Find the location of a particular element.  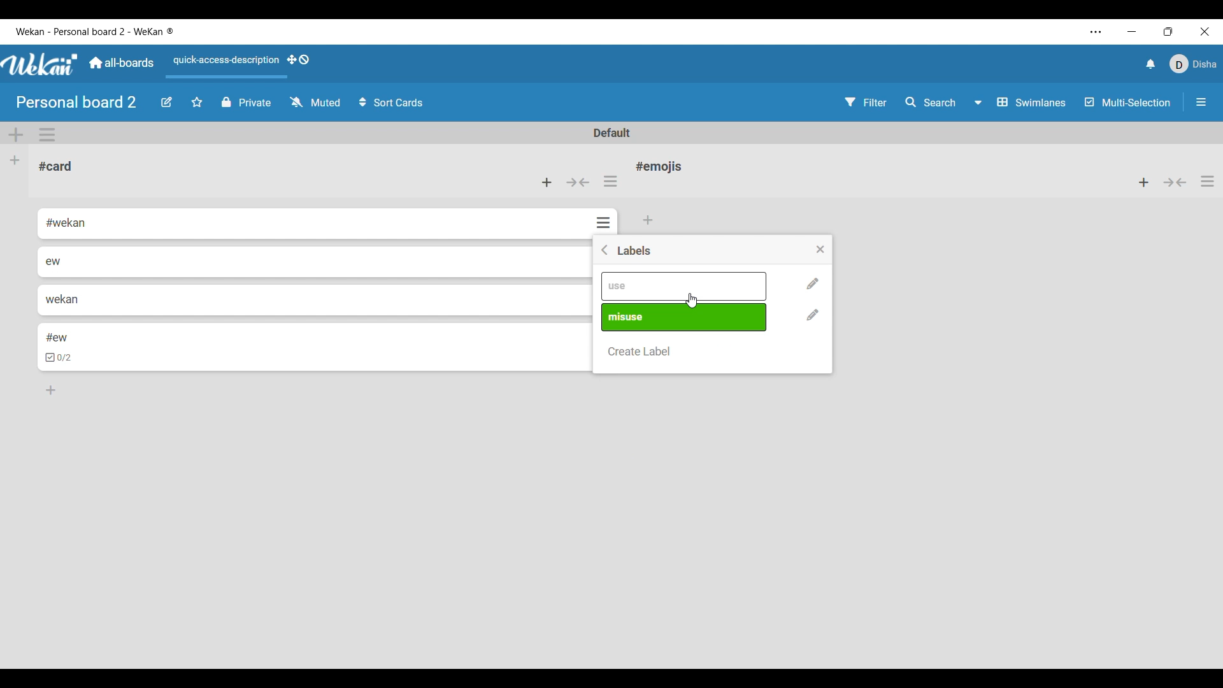

Card name is located at coordinates (662, 166).